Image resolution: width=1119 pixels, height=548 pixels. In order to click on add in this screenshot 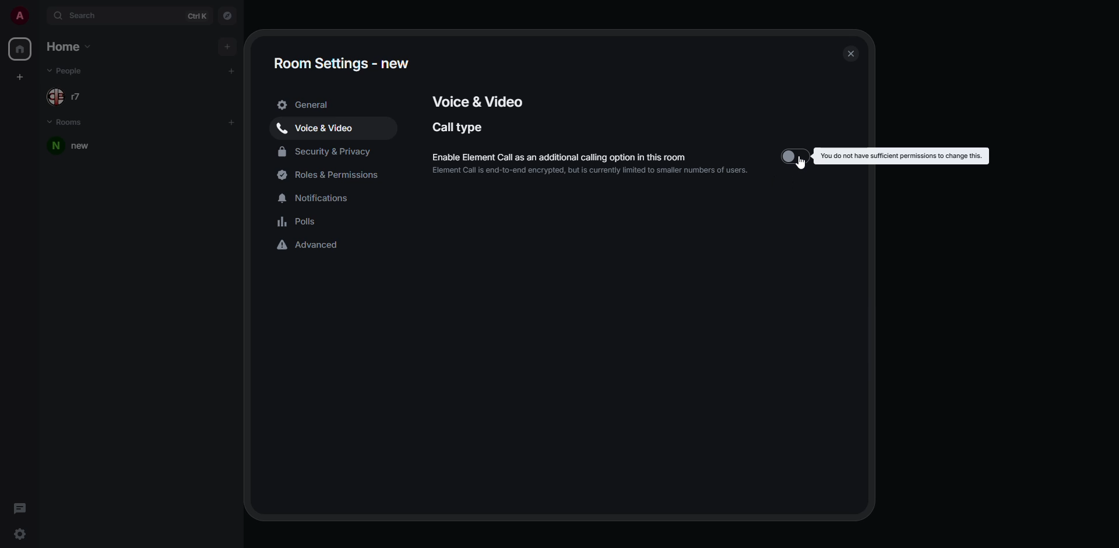, I will do `click(226, 46)`.